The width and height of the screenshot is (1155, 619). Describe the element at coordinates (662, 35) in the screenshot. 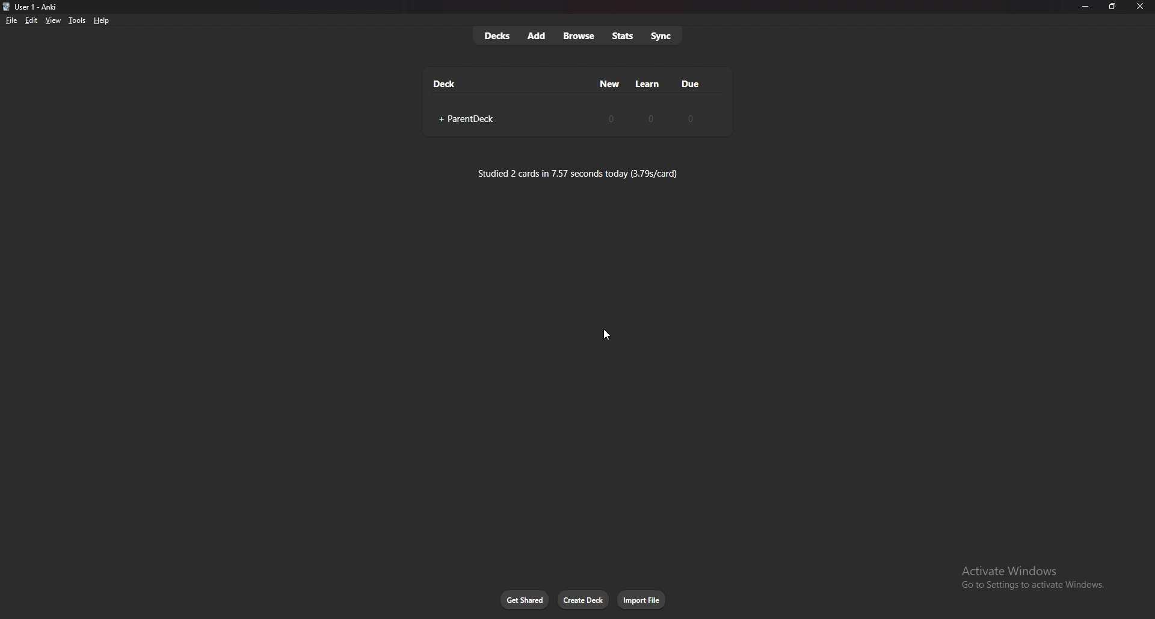

I see `sync` at that location.